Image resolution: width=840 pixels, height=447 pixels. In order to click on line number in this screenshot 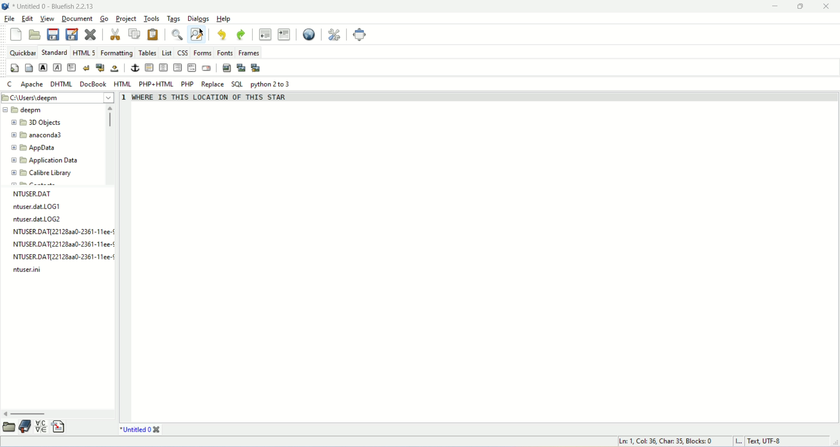, I will do `click(126, 258)`.